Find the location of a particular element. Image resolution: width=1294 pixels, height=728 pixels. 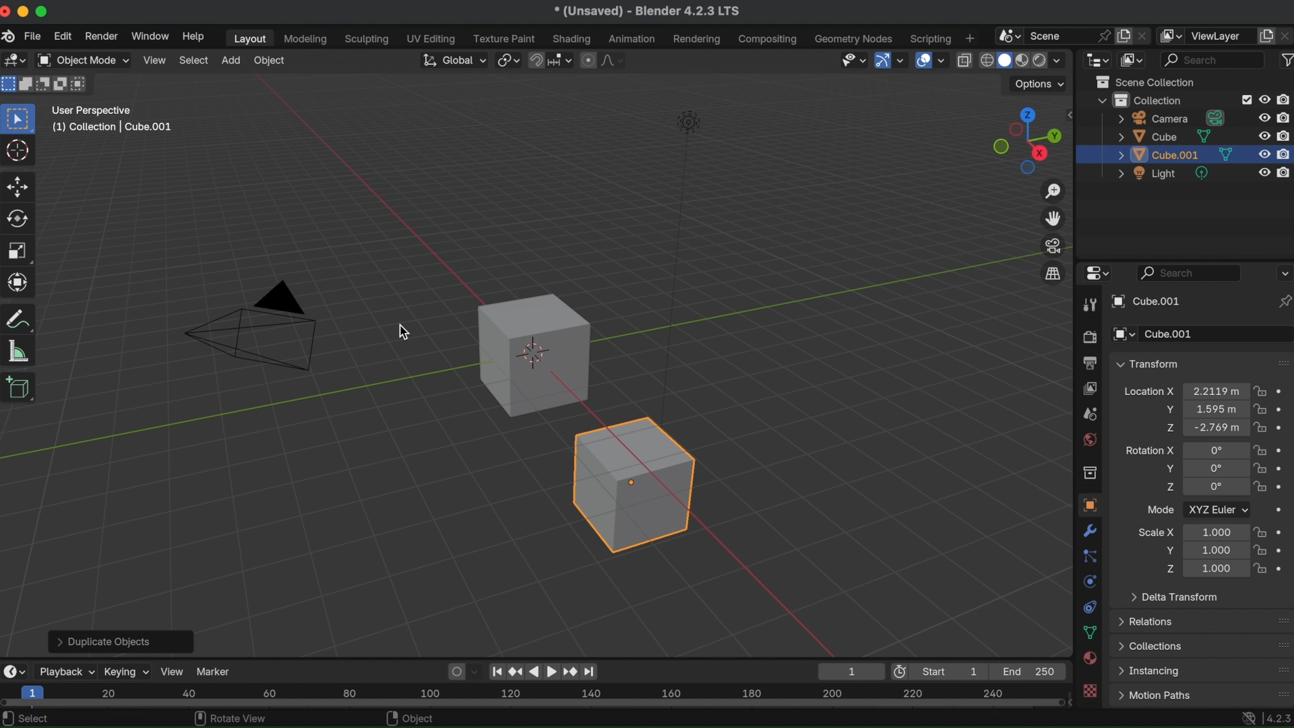

location Z is located at coordinates (1169, 427).